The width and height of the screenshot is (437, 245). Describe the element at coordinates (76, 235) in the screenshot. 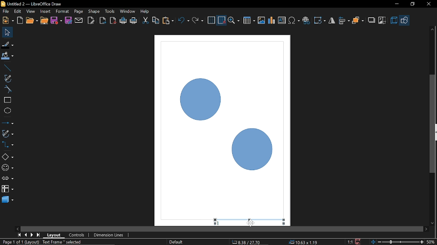

I see `Controls` at that location.